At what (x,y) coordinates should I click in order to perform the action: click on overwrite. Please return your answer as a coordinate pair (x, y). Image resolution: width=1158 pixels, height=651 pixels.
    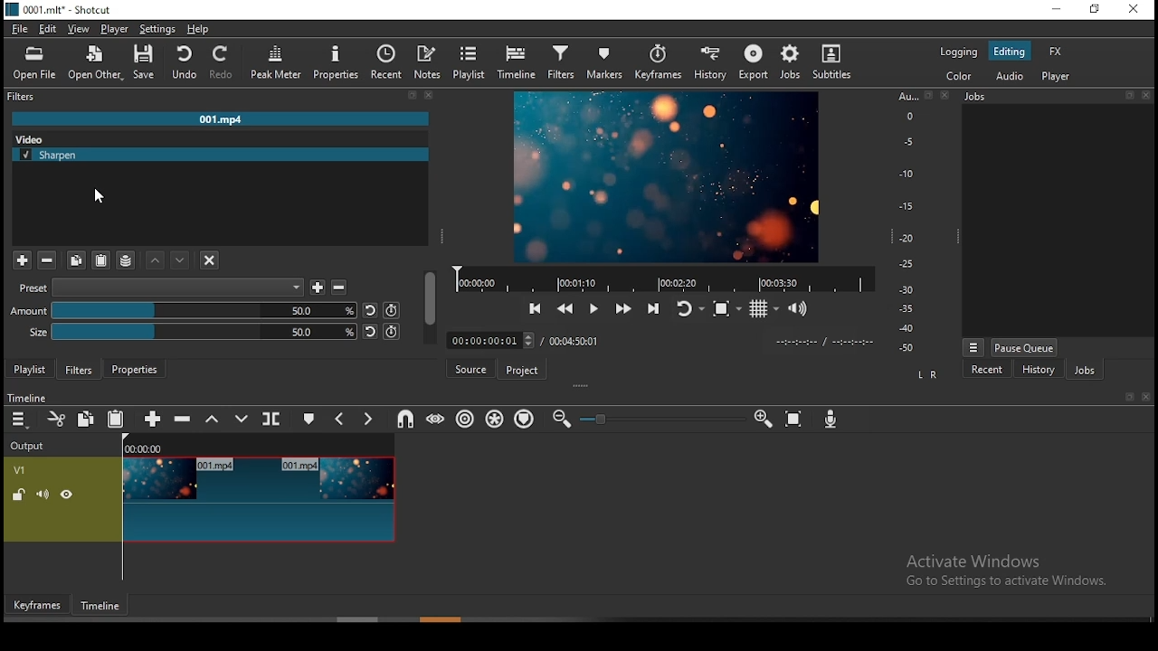
    Looking at the image, I should click on (244, 418).